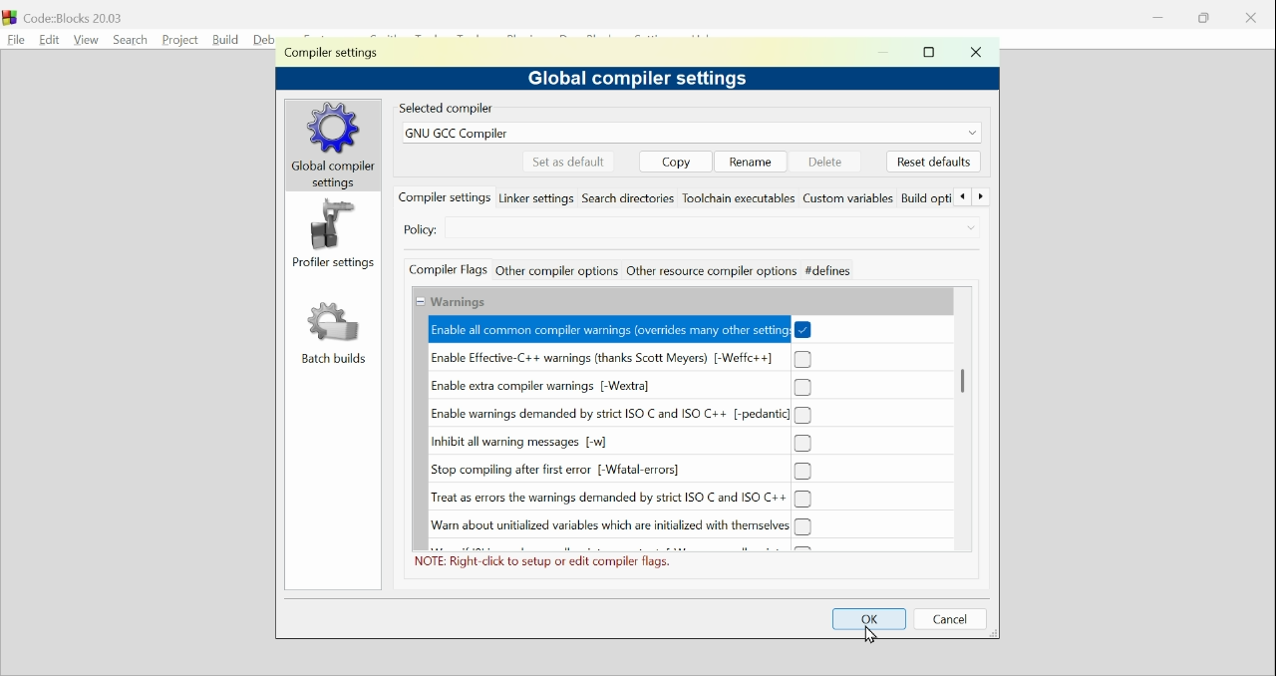  What do you see at coordinates (622, 330) in the screenshot?
I see `(un)check Enable all common compiler warnings` at bounding box center [622, 330].